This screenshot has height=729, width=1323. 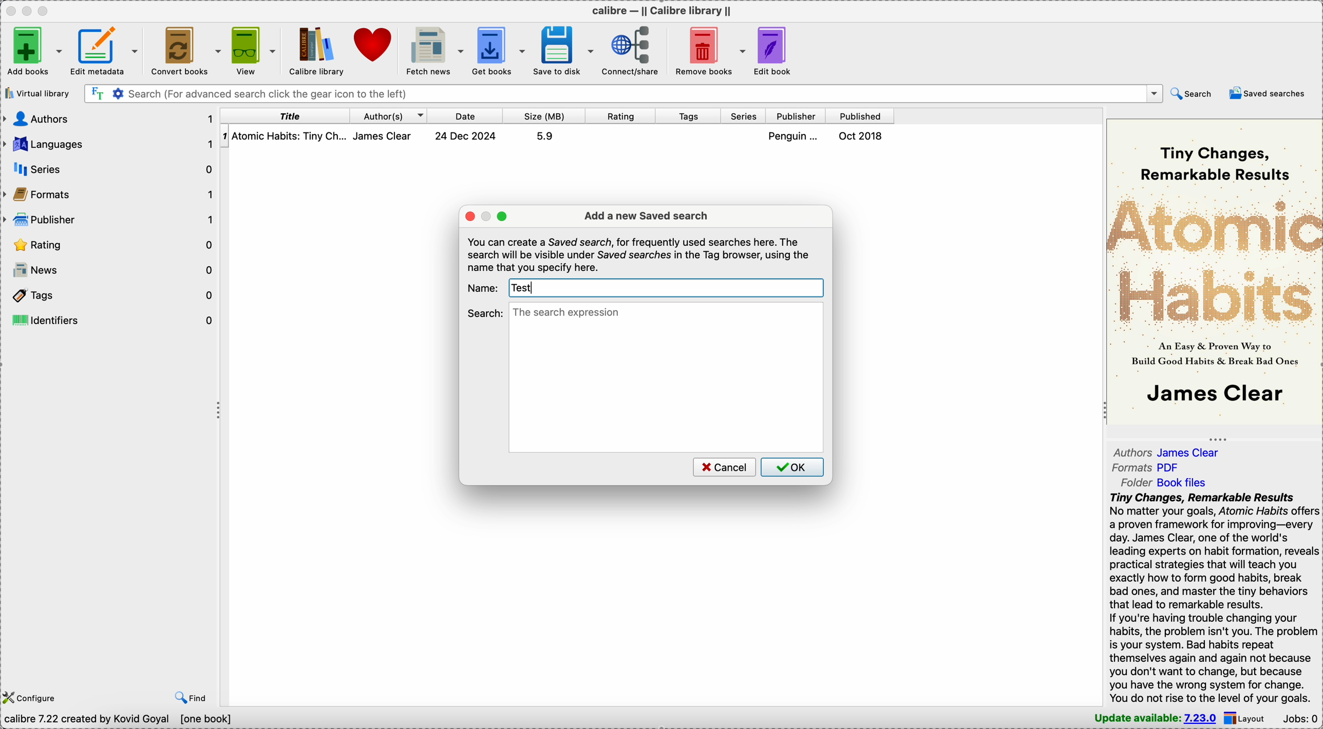 What do you see at coordinates (621, 116) in the screenshot?
I see `rating` at bounding box center [621, 116].